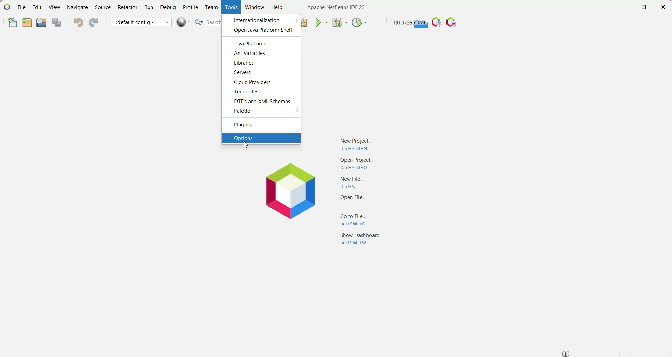 The image size is (672, 357). Describe the element at coordinates (257, 20) in the screenshot. I see `Internationalization` at that location.